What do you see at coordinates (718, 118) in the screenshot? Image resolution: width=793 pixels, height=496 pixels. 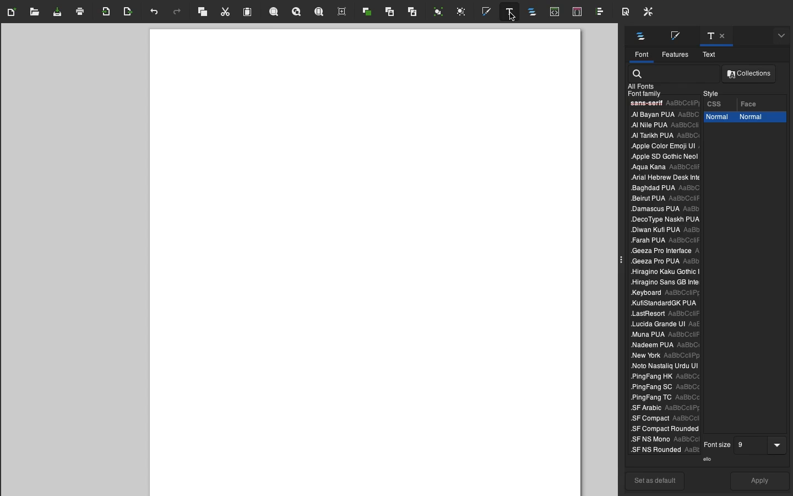 I see `Normal` at bounding box center [718, 118].